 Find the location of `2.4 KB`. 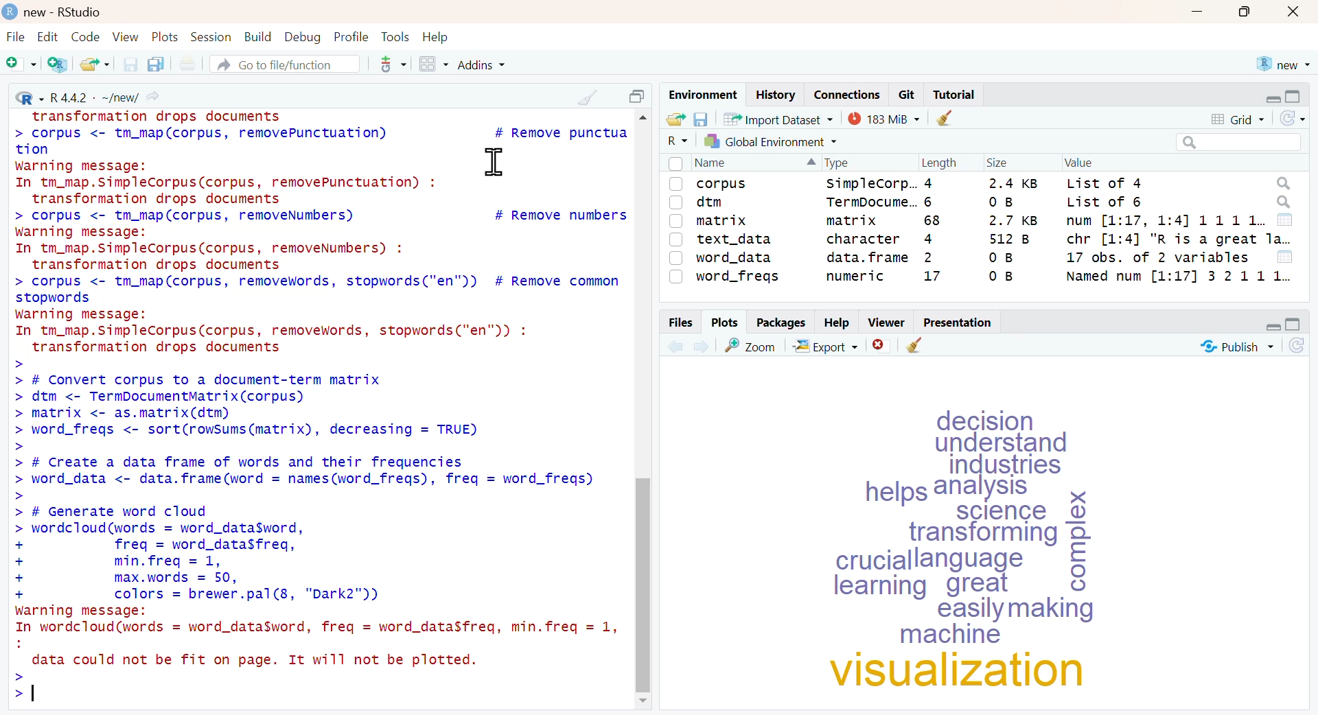

2.4 KB is located at coordinates (1010, 183).